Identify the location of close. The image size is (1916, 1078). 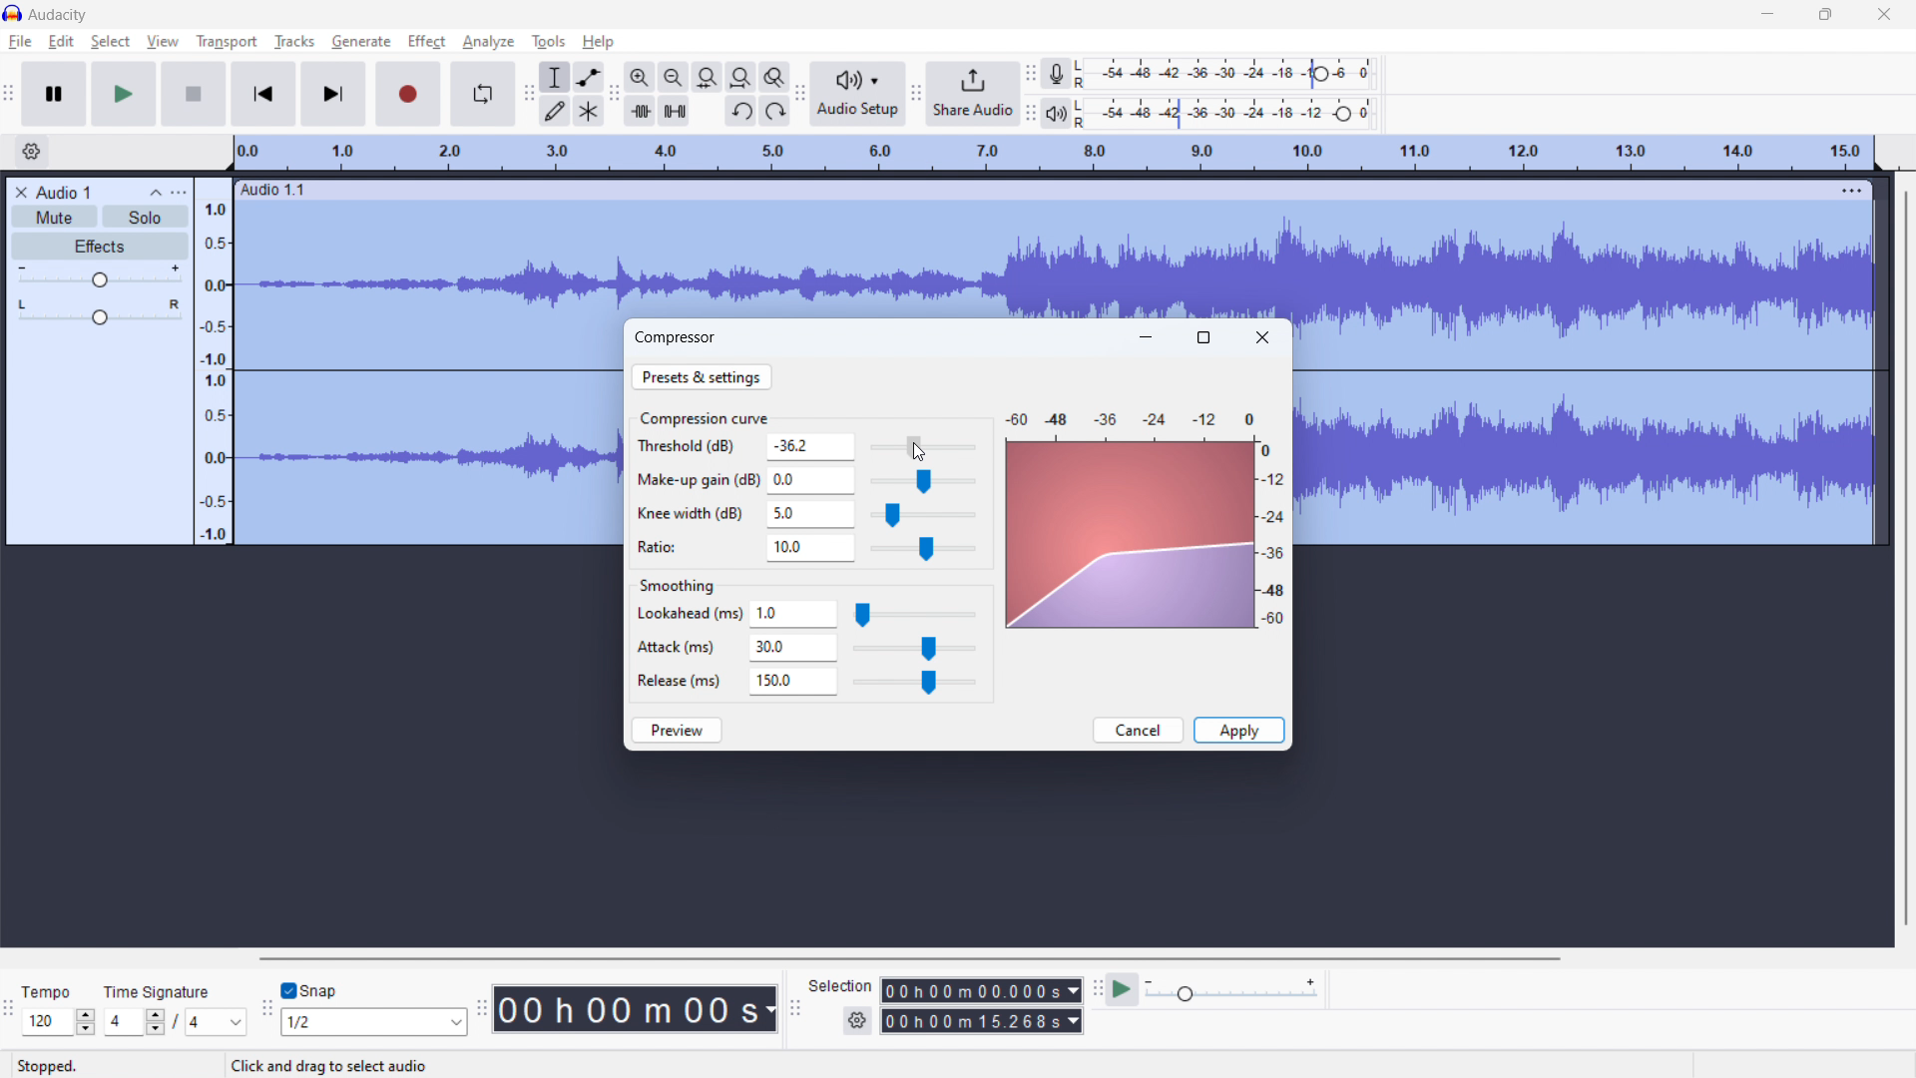
(1884, 14).